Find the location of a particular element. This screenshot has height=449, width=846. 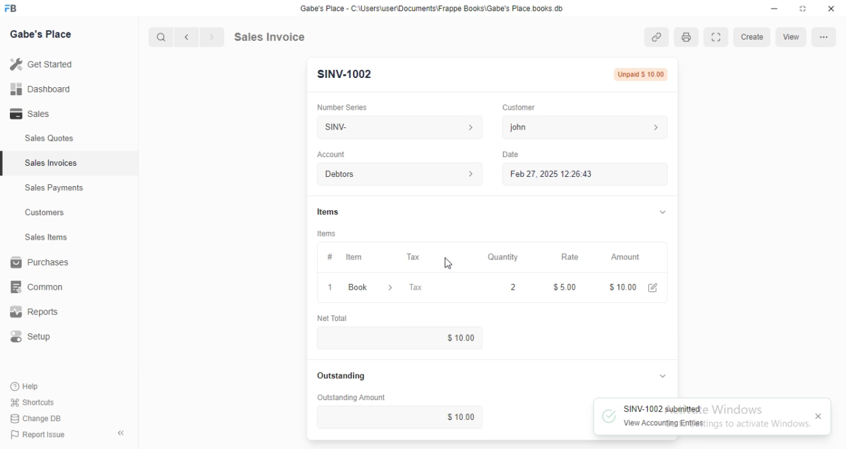

Expand is located at coordinates (718, 38).